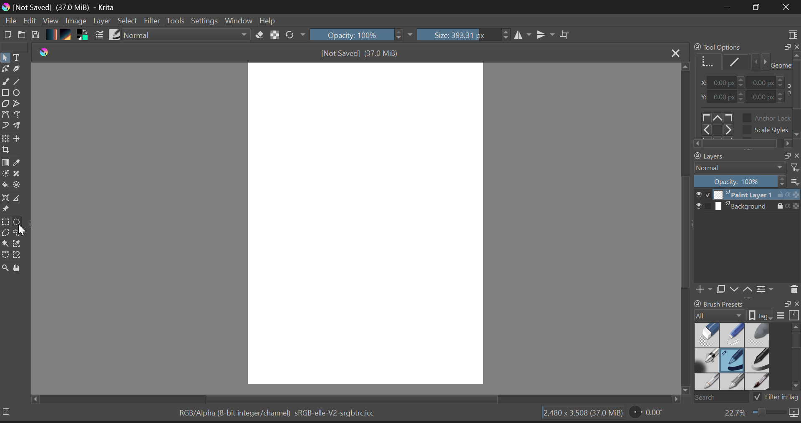 The image size is (801, 423). I want to click on Choose Workspace, so click(793, 32).